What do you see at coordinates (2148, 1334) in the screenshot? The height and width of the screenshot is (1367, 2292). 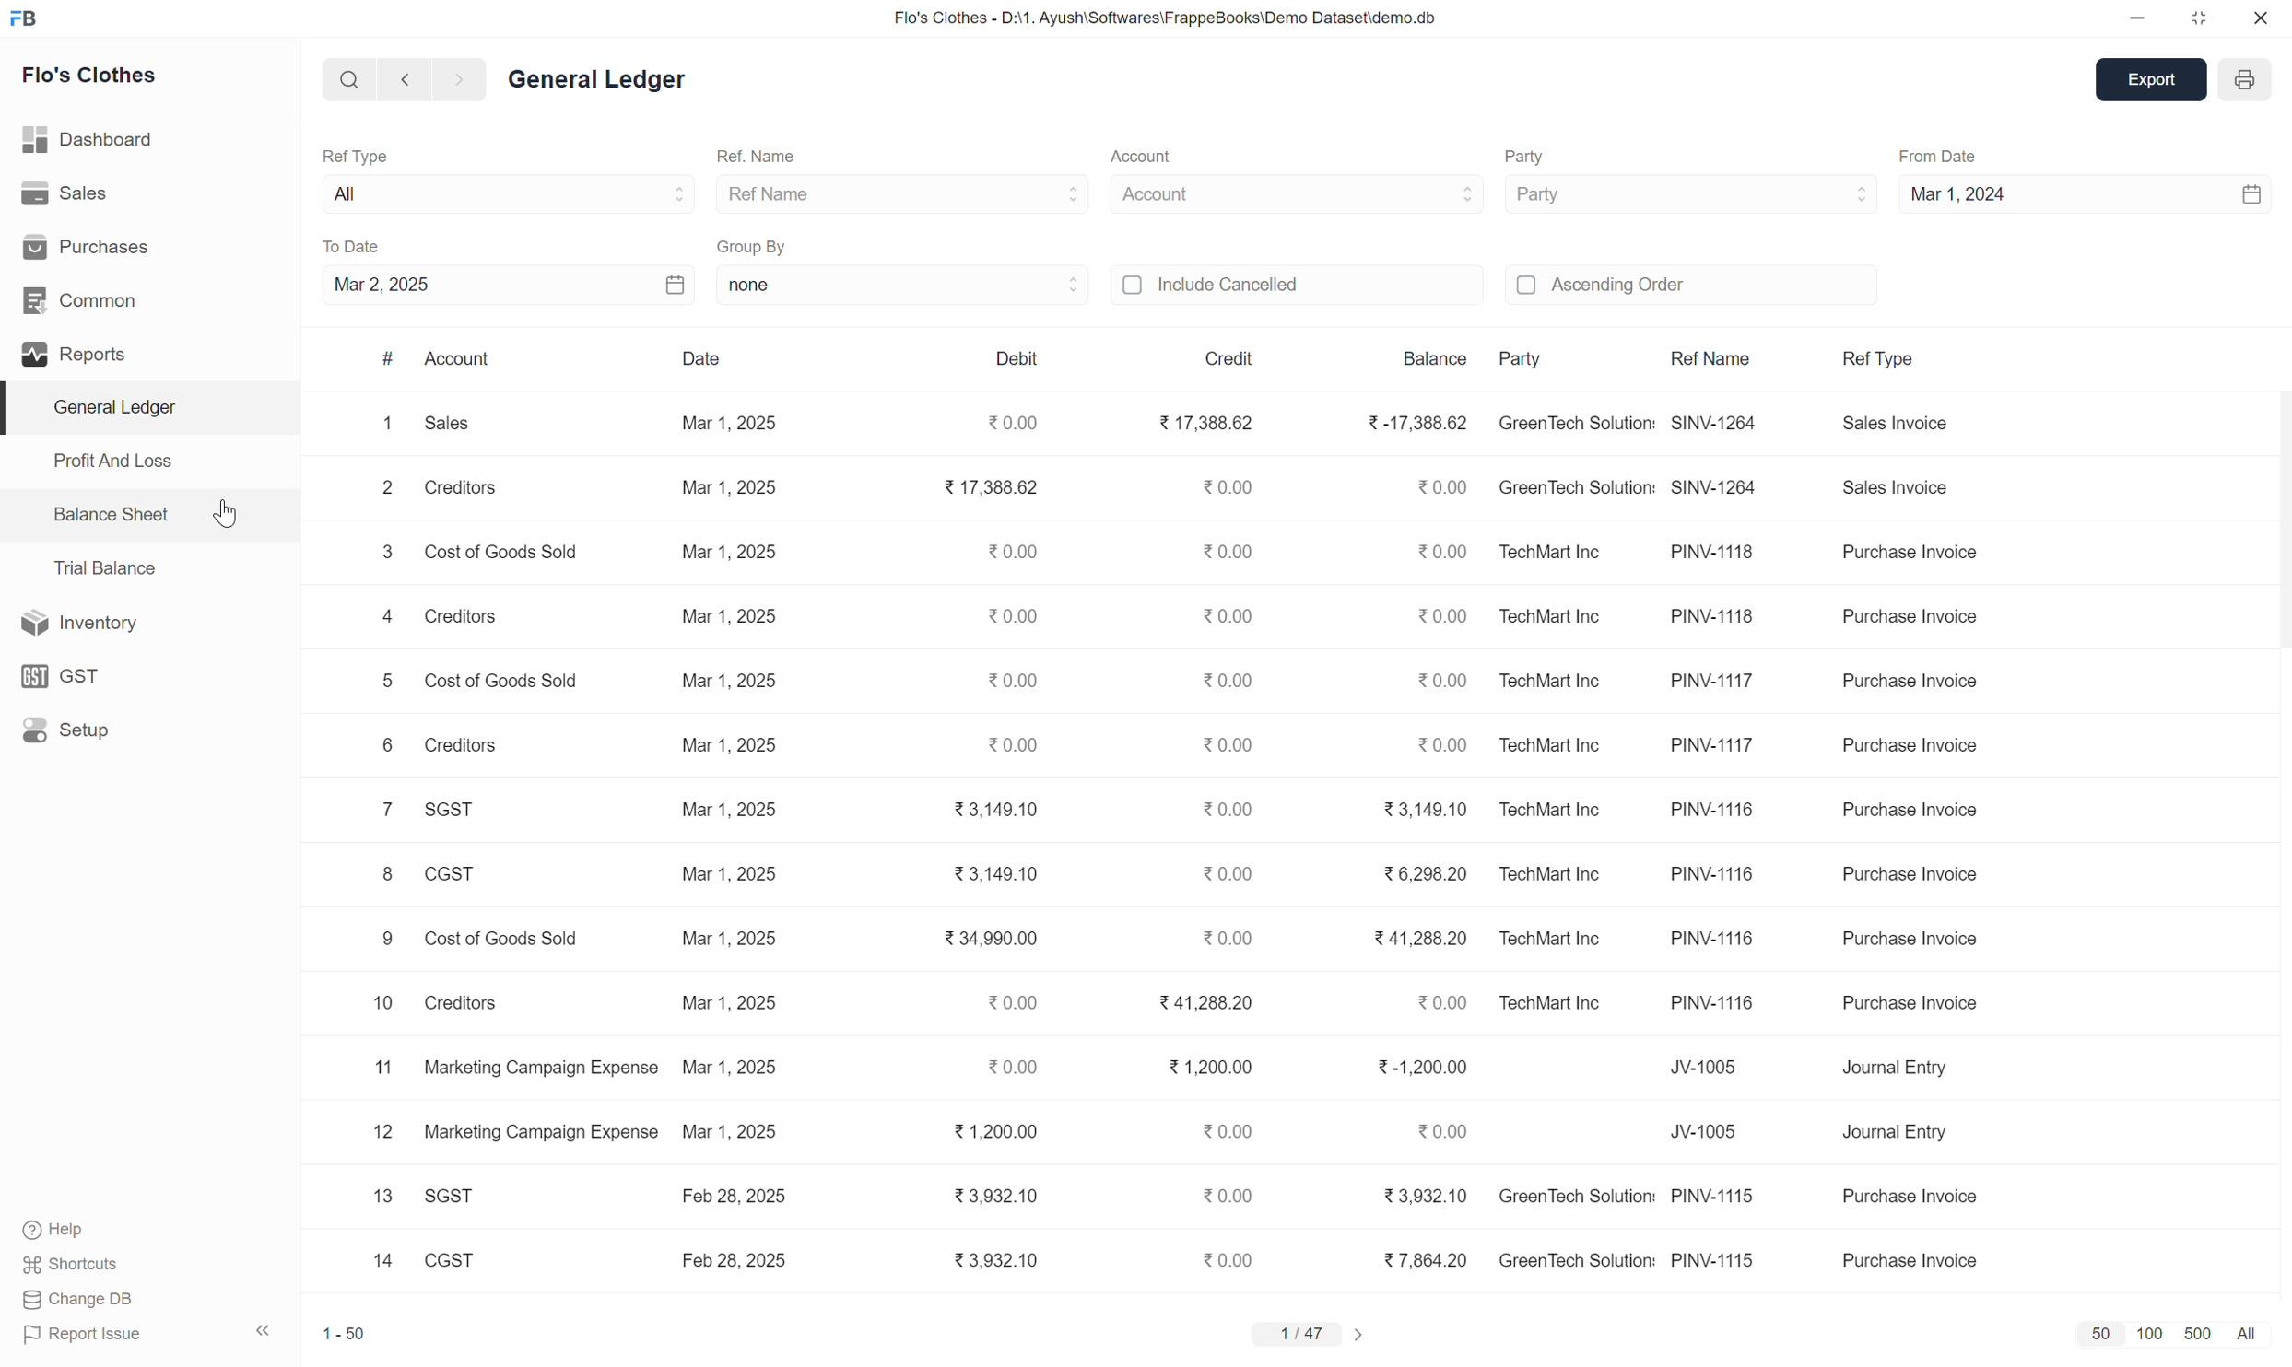 I see `100` at bounding box center [2148, 1334].